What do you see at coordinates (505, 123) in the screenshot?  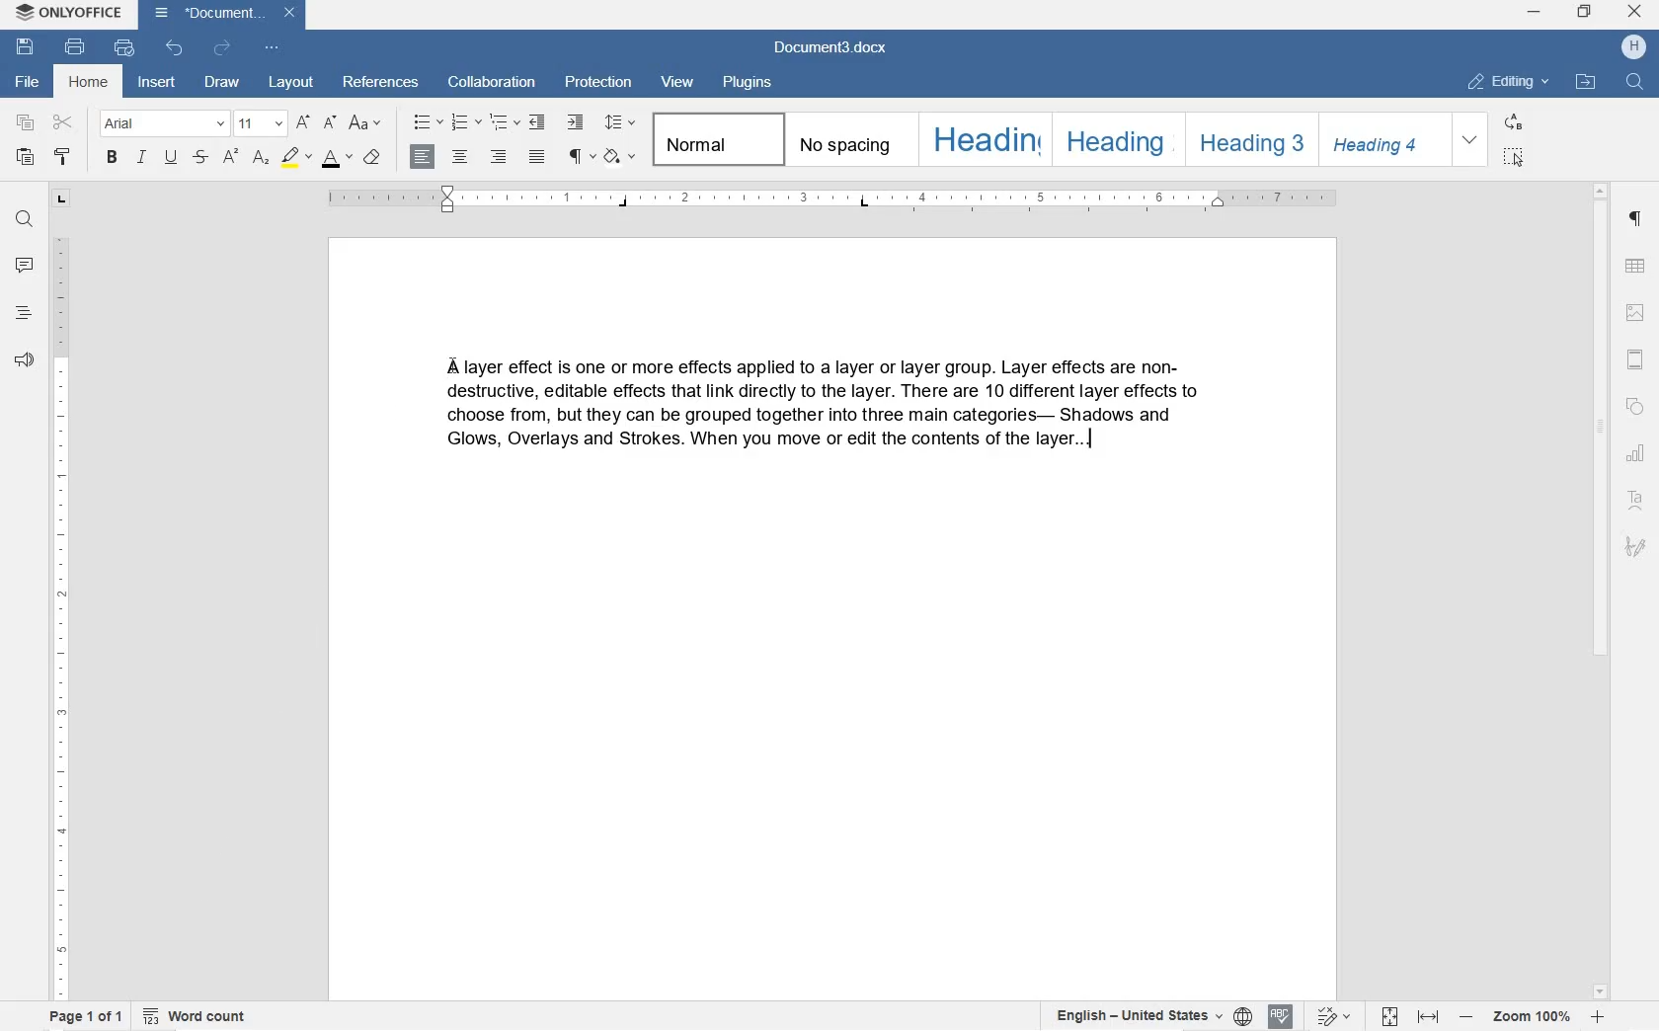 I see `MULTILEVEL LISTS` at bounding box center [505, 123].